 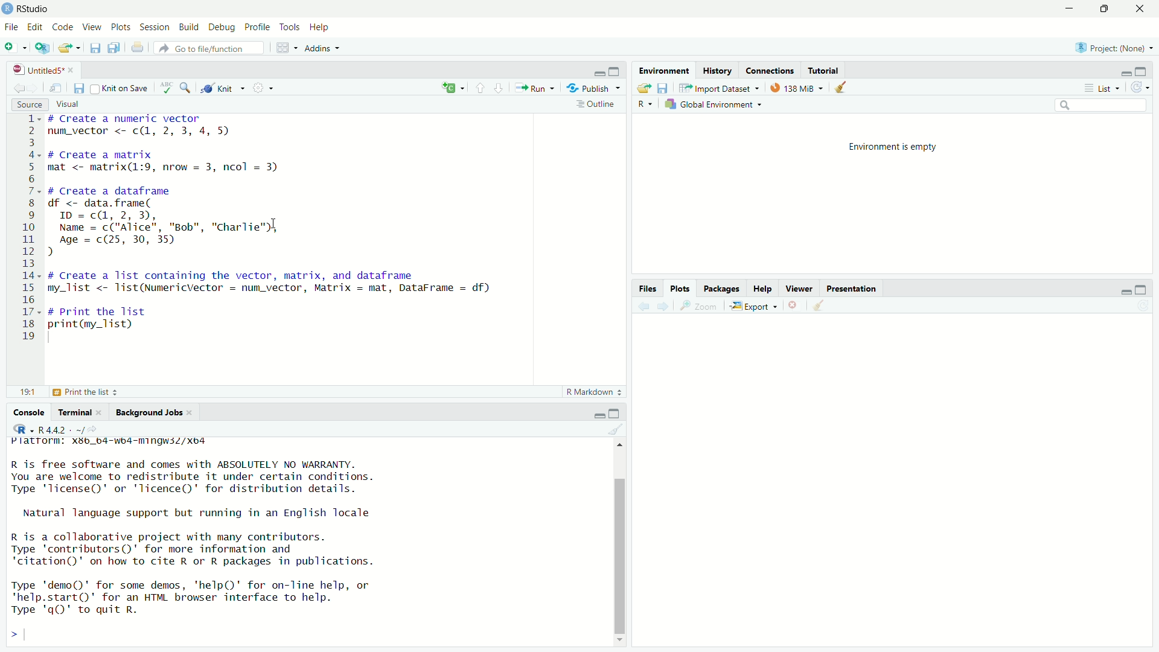 I want to click on maximise, so click(x=1103, y=9).